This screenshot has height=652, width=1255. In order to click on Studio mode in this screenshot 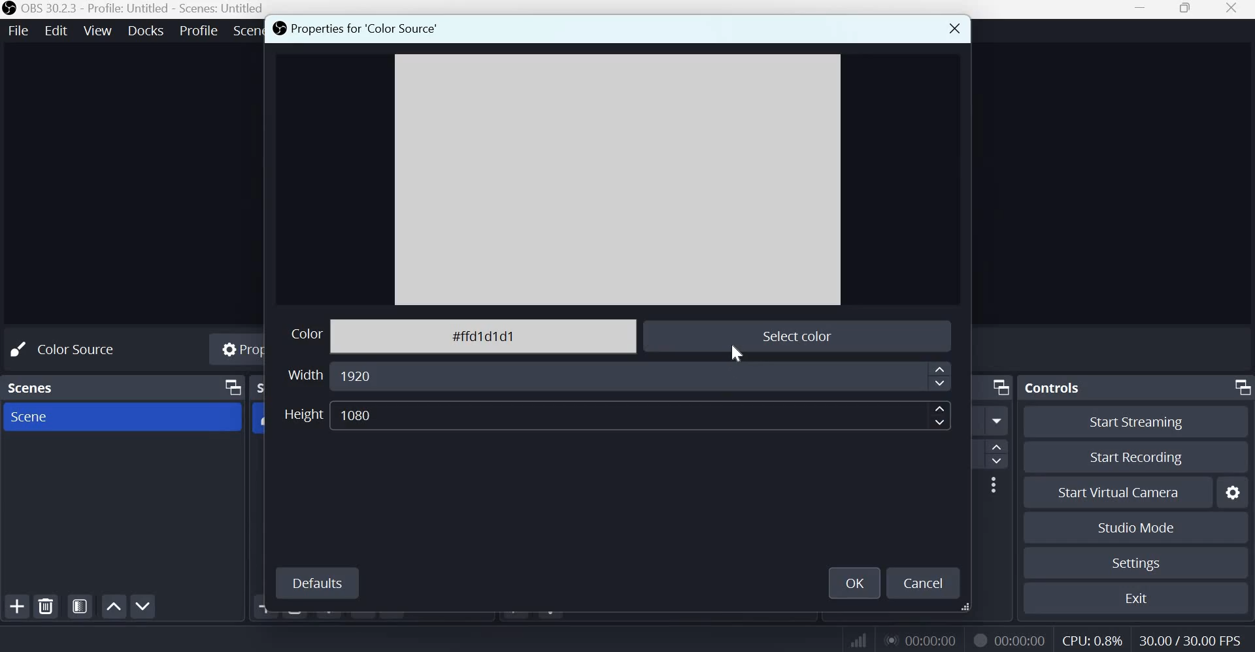, I will do `click(1134, 527)`.